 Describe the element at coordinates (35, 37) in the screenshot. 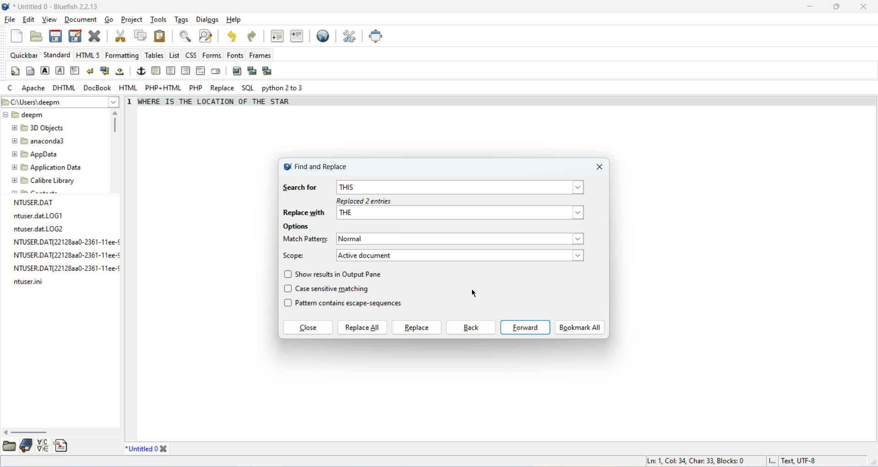

I see `open file` at that location.